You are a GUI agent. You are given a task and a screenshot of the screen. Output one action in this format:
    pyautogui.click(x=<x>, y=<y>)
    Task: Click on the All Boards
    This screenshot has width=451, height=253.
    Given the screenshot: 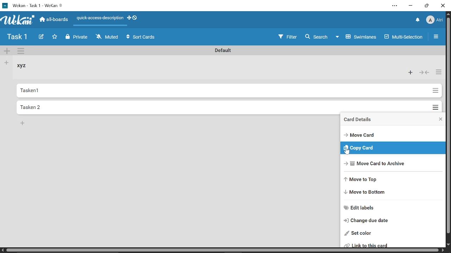 What is the action you would take?
    pyautogui.click(x=54, y=20)
    